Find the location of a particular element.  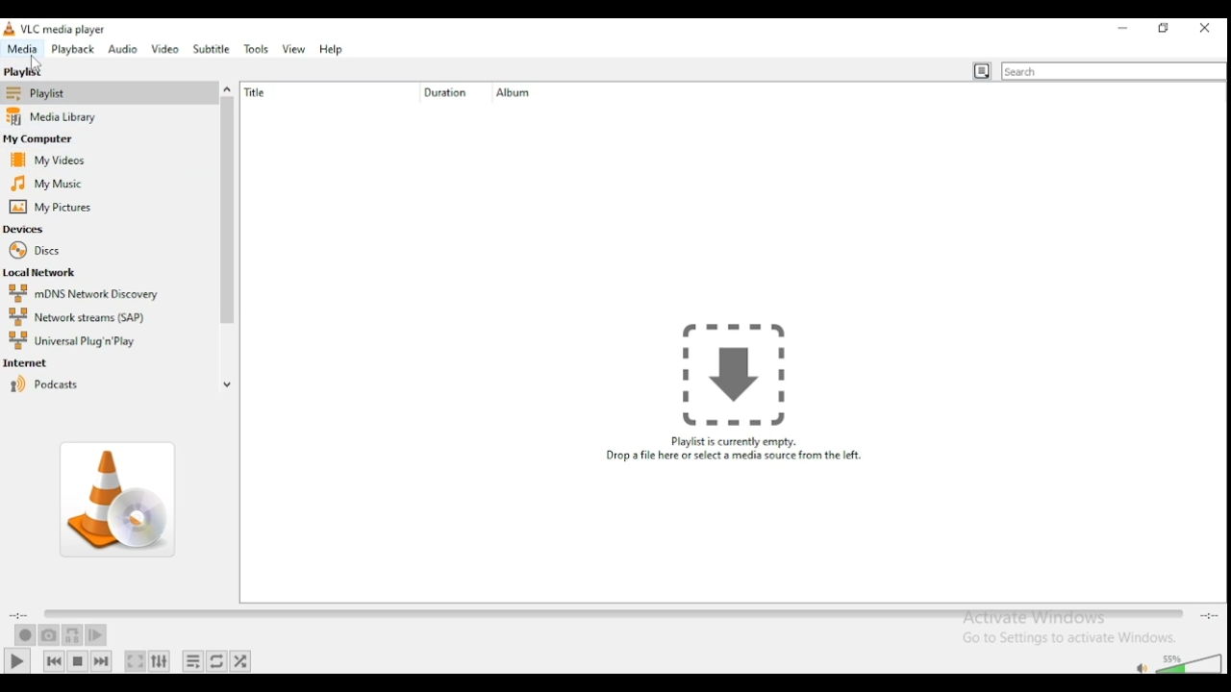

podcasts is located at coordinates (44, 386).